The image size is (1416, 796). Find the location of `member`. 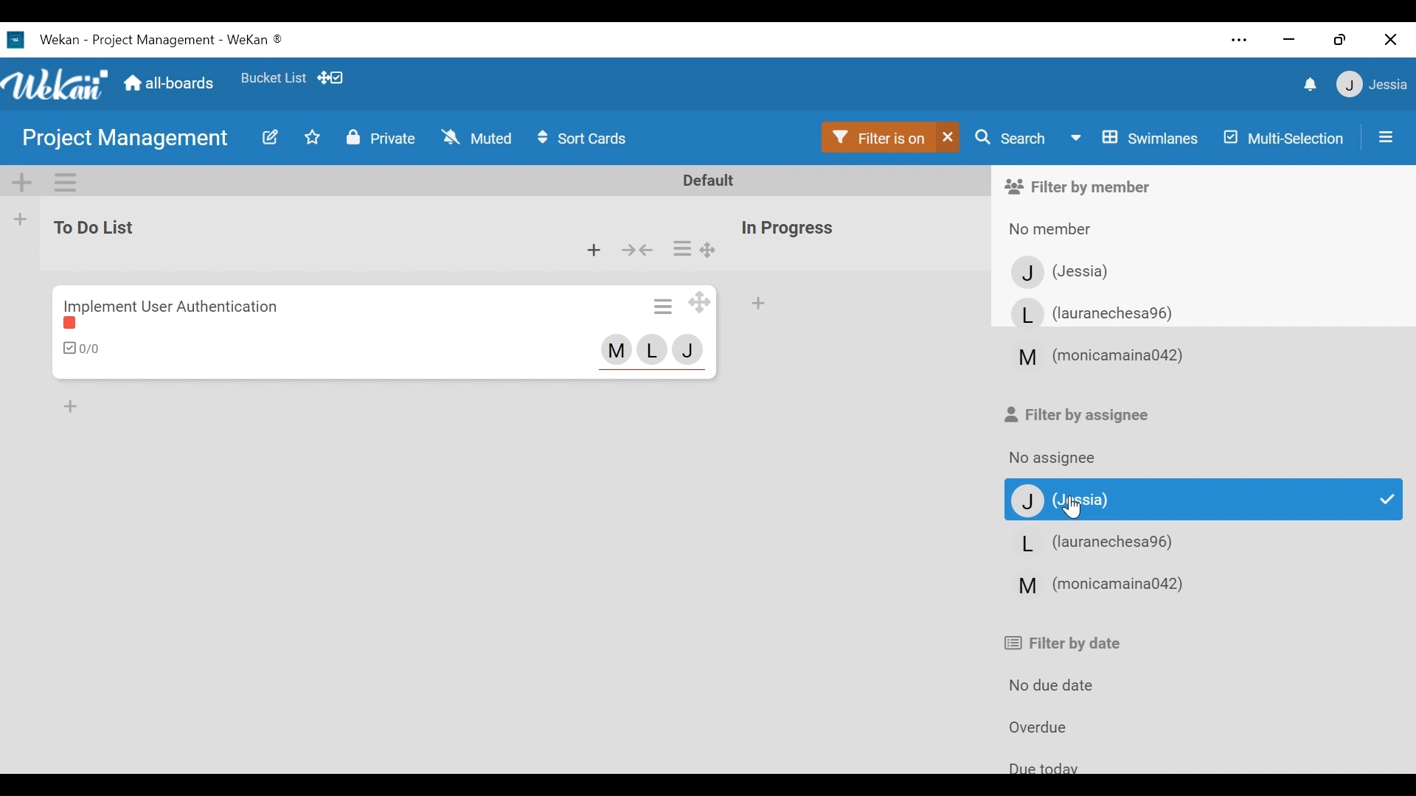

member is located at coordinates (1097, 356).